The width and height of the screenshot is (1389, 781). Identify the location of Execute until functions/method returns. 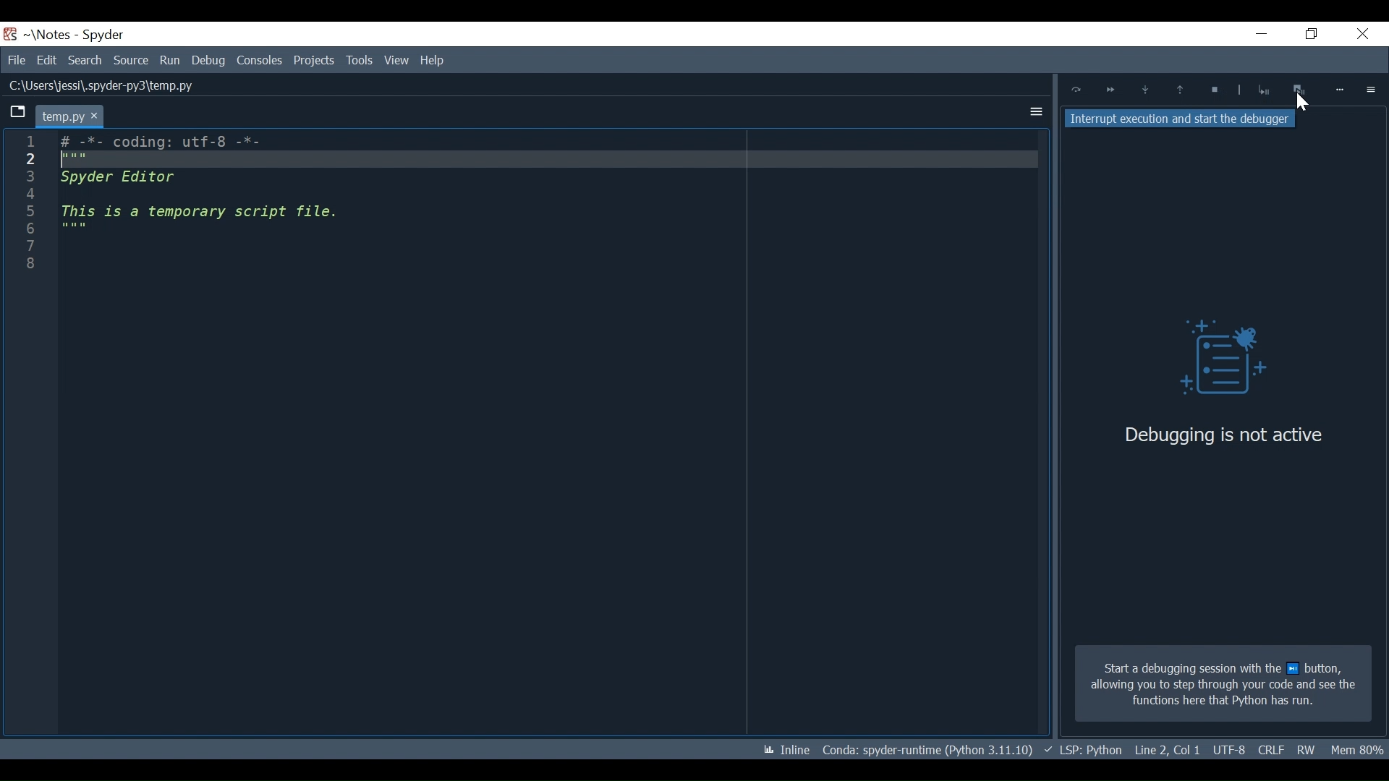
(1181, 91).